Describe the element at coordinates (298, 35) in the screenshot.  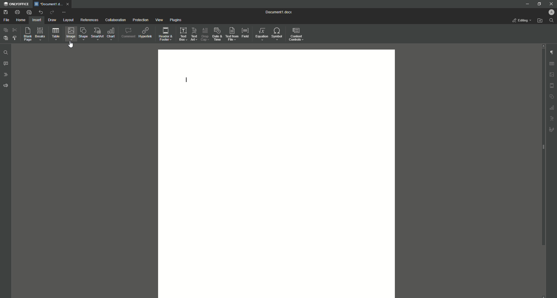
I see `Content Controls` at that location.